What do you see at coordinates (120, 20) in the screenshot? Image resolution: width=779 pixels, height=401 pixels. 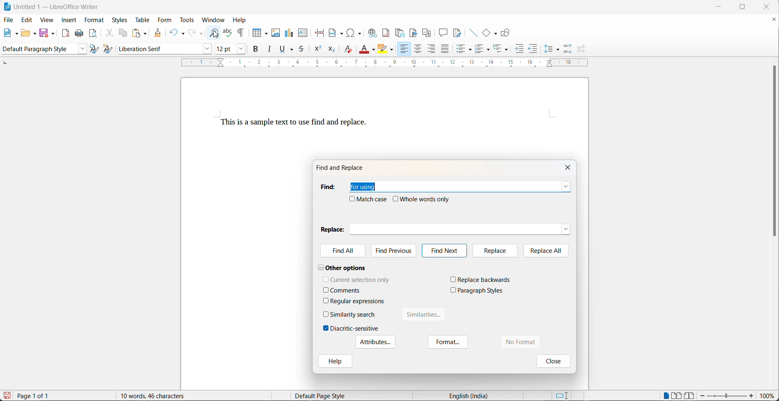 I see `styles` at bounding box center [120, 20].